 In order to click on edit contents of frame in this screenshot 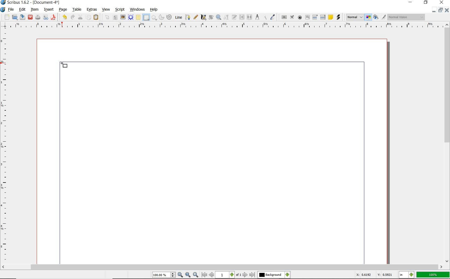, I will do `click(226, 17)`.